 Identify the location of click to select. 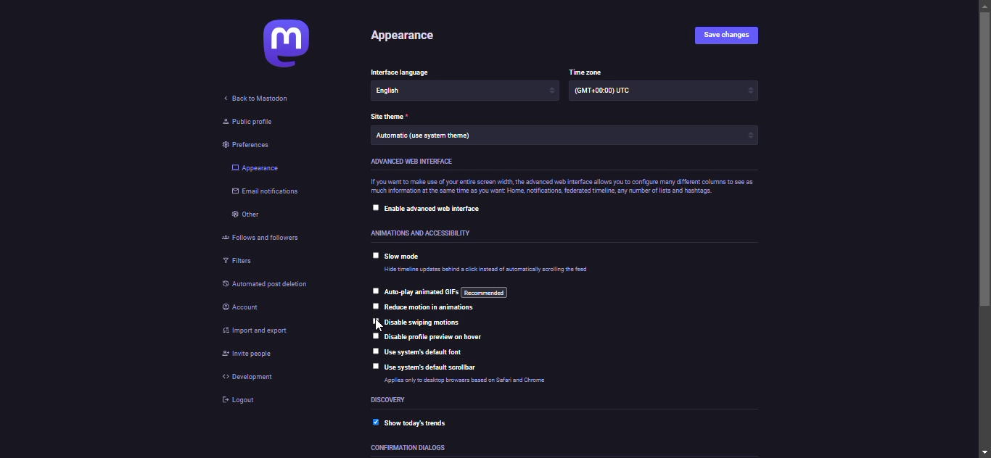
(372, 305).